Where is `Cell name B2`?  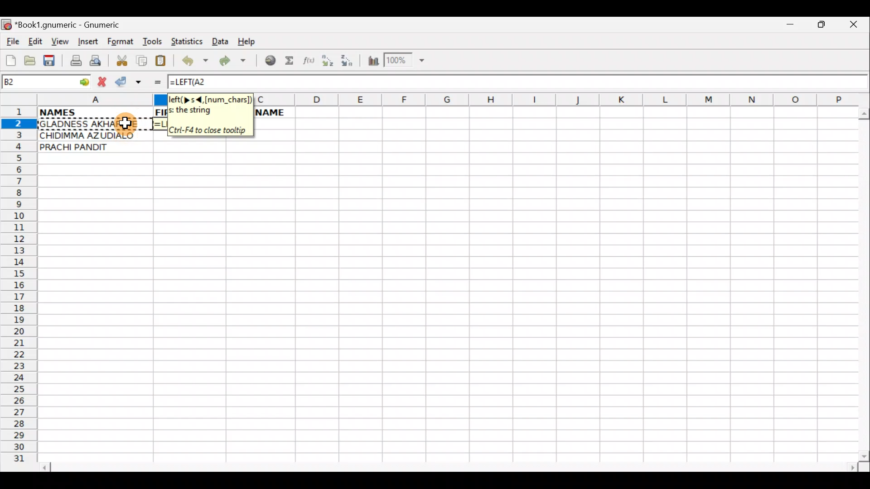
Cell name B2 is located at coordinates (34, 82).